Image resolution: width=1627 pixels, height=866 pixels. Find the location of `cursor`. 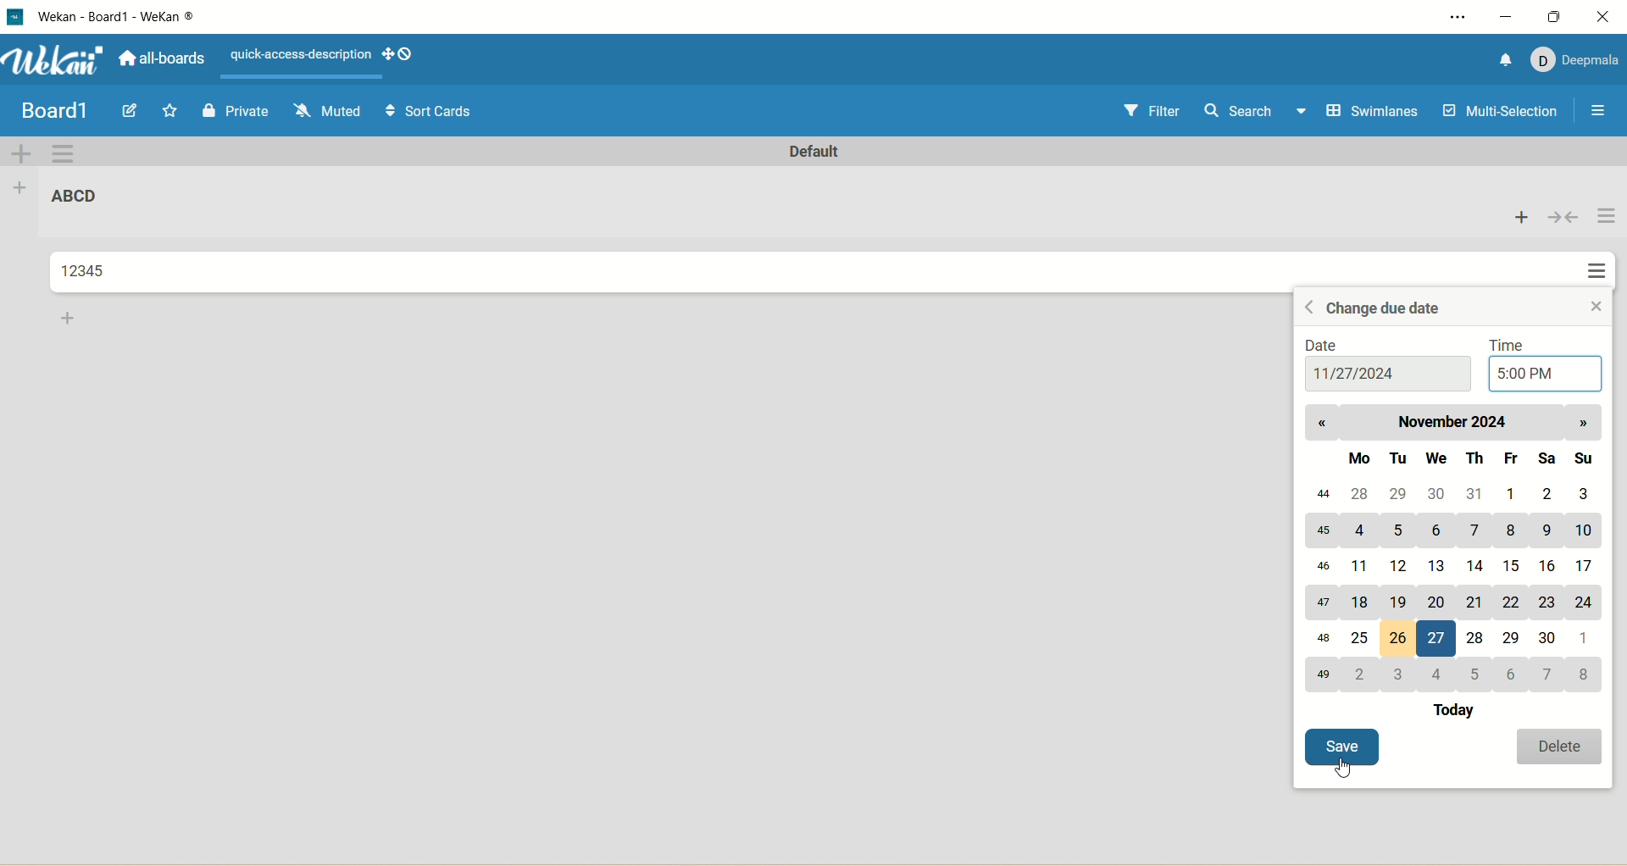

cursor is located at coordinates (1347, 768).